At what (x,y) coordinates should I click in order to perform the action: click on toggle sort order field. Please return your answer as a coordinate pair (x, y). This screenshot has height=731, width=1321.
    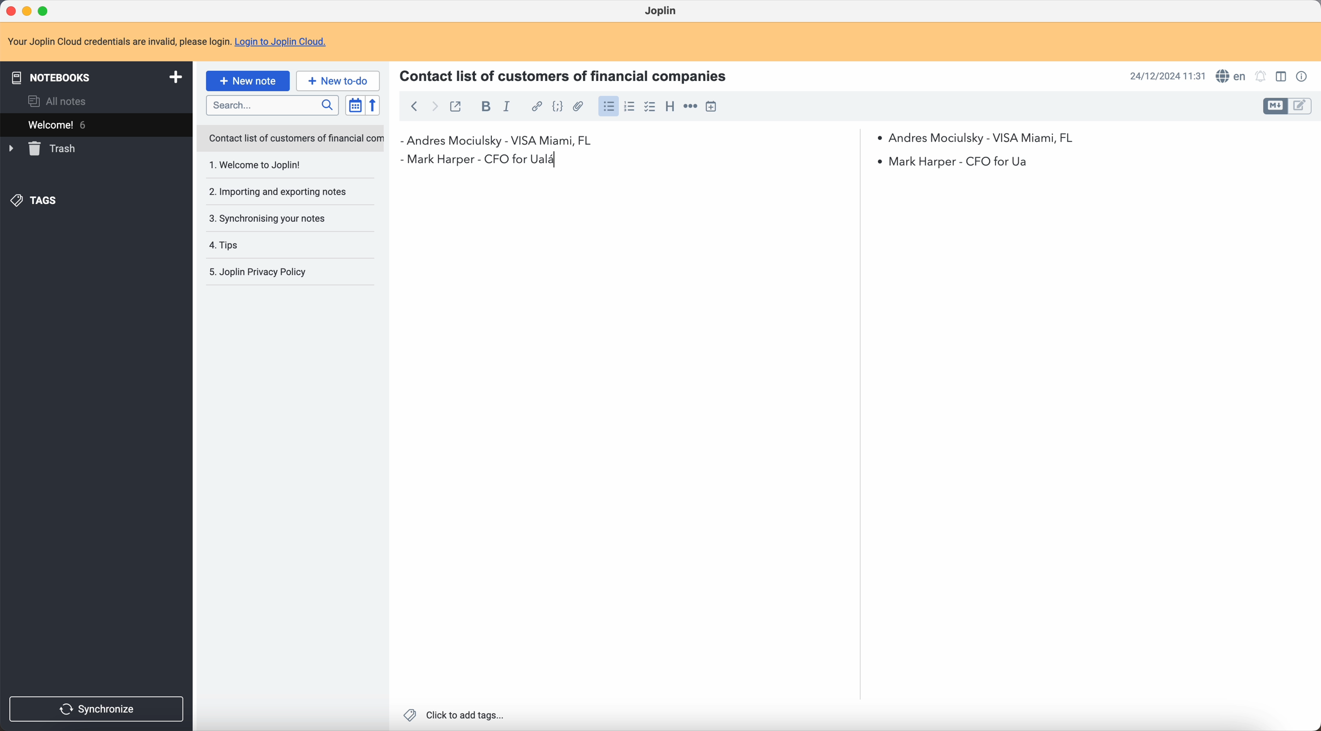
    Looking at the image, I should click on (353, 105).